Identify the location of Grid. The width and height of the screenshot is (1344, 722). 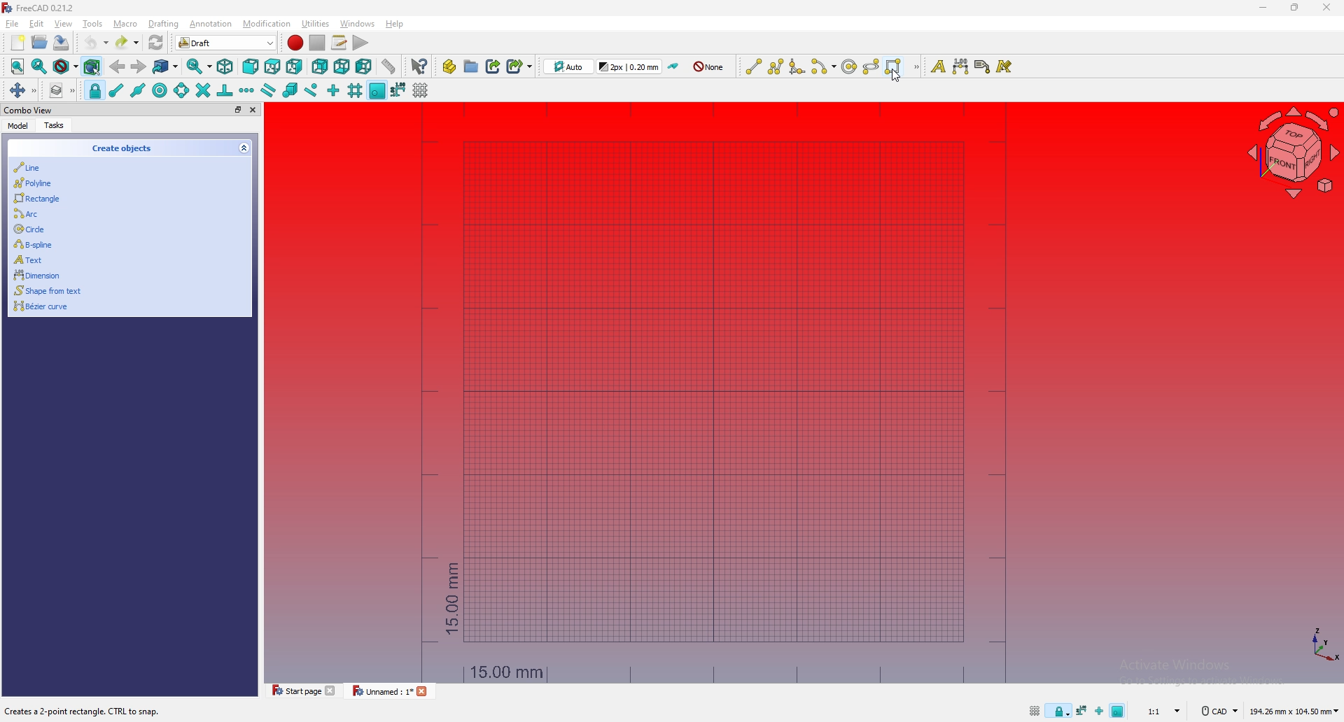
(716, 391).